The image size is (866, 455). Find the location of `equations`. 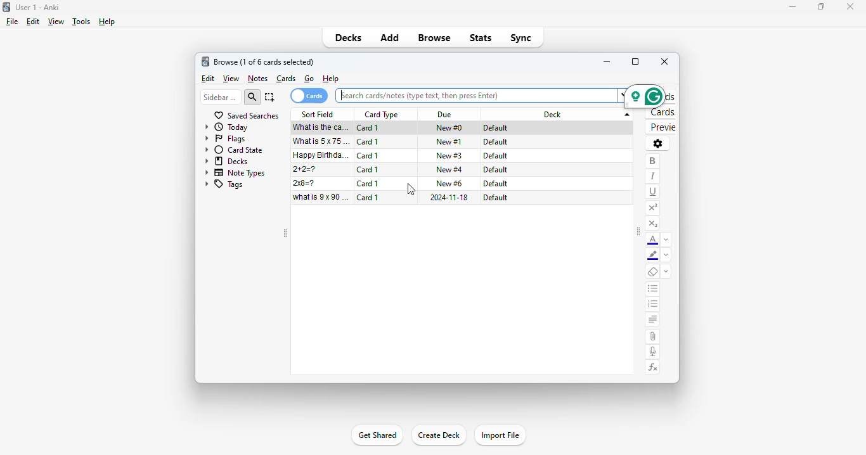

equations is located at coordinates (654, 368).